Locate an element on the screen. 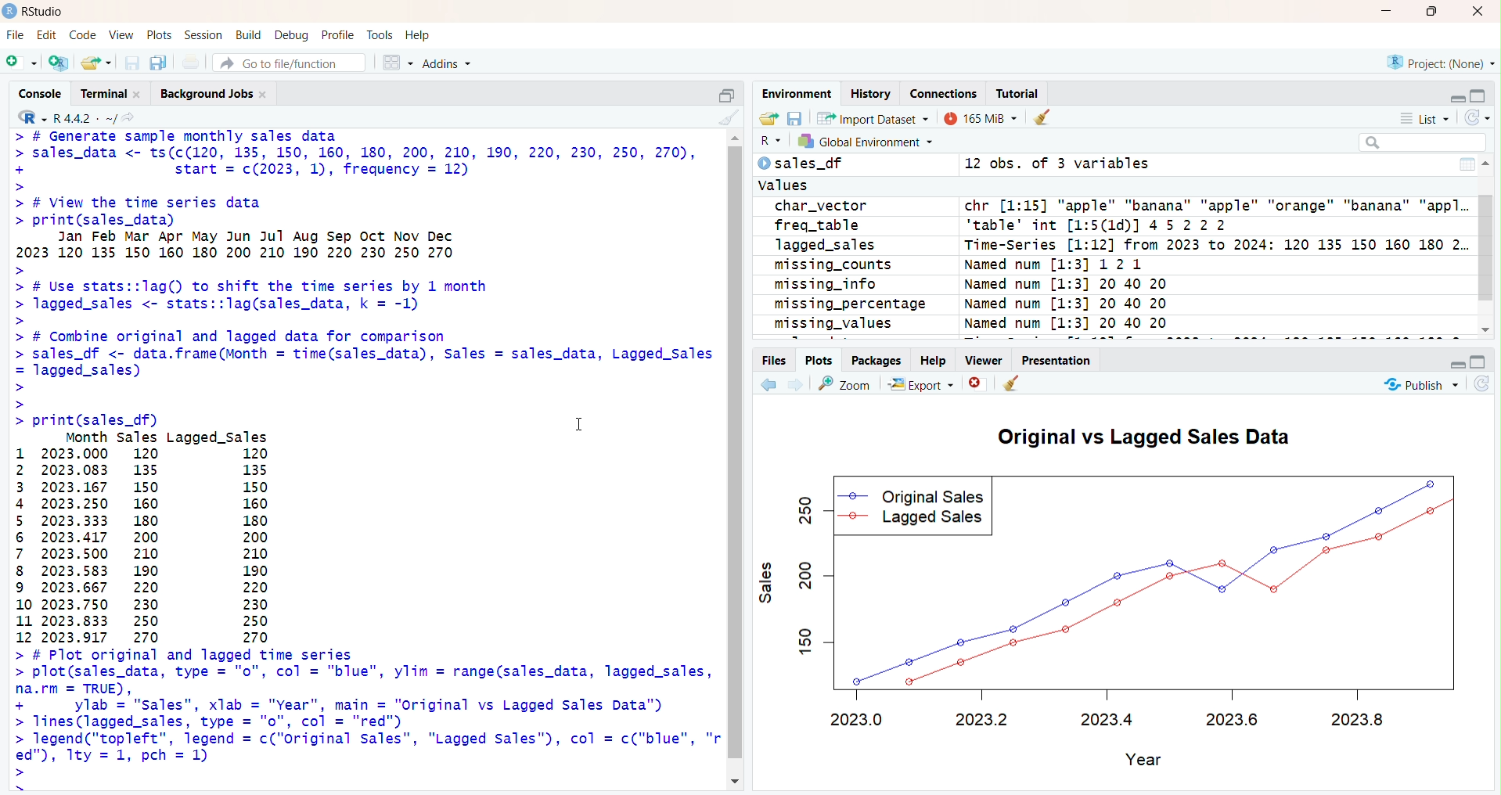 The image size is (1501, 795). export is located at coordinates (923, 384).